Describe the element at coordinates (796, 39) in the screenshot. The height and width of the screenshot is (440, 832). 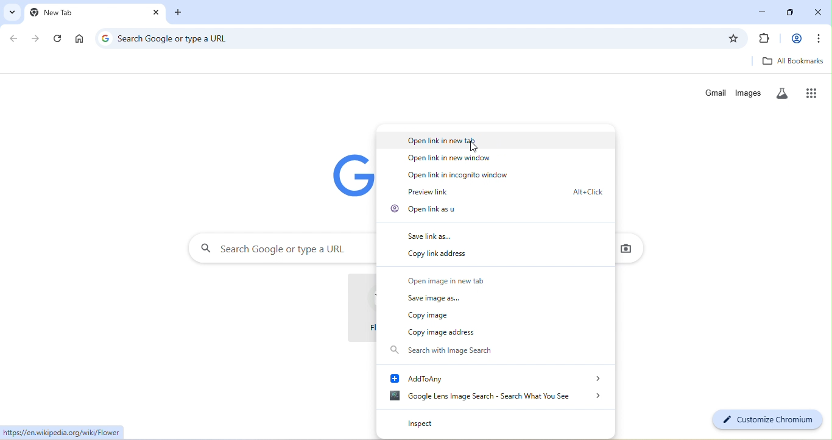
I see `person` at that location.